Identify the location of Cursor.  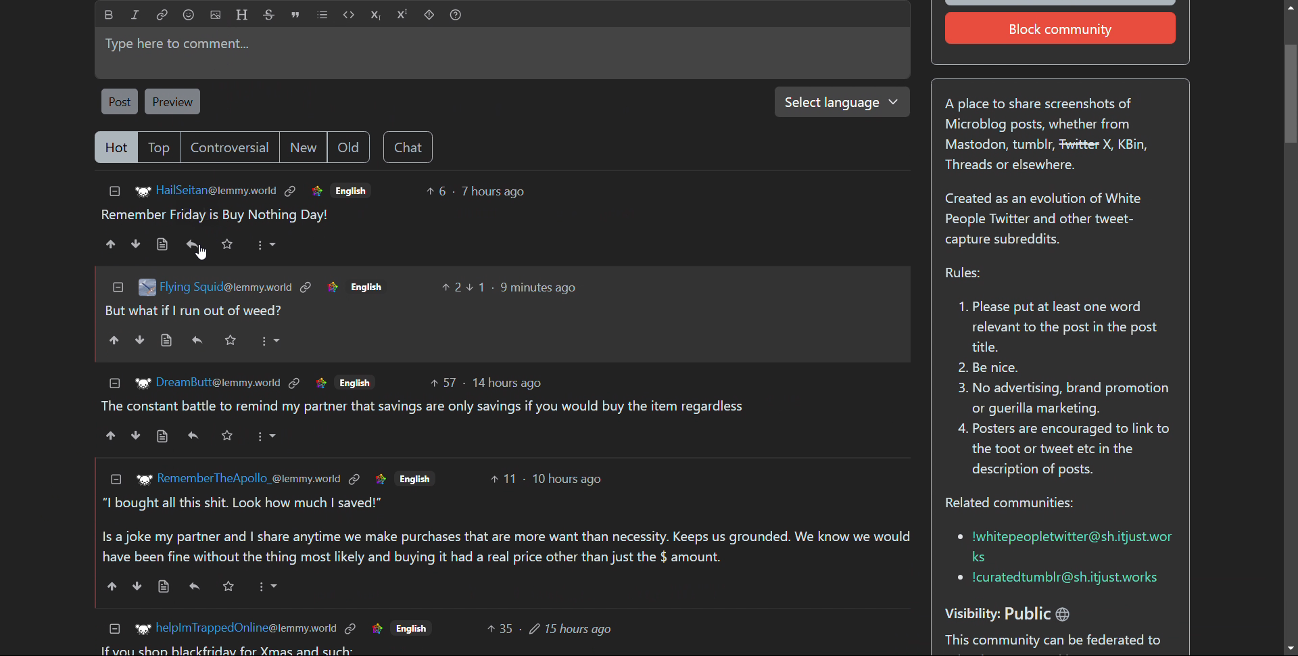
(193, 252).